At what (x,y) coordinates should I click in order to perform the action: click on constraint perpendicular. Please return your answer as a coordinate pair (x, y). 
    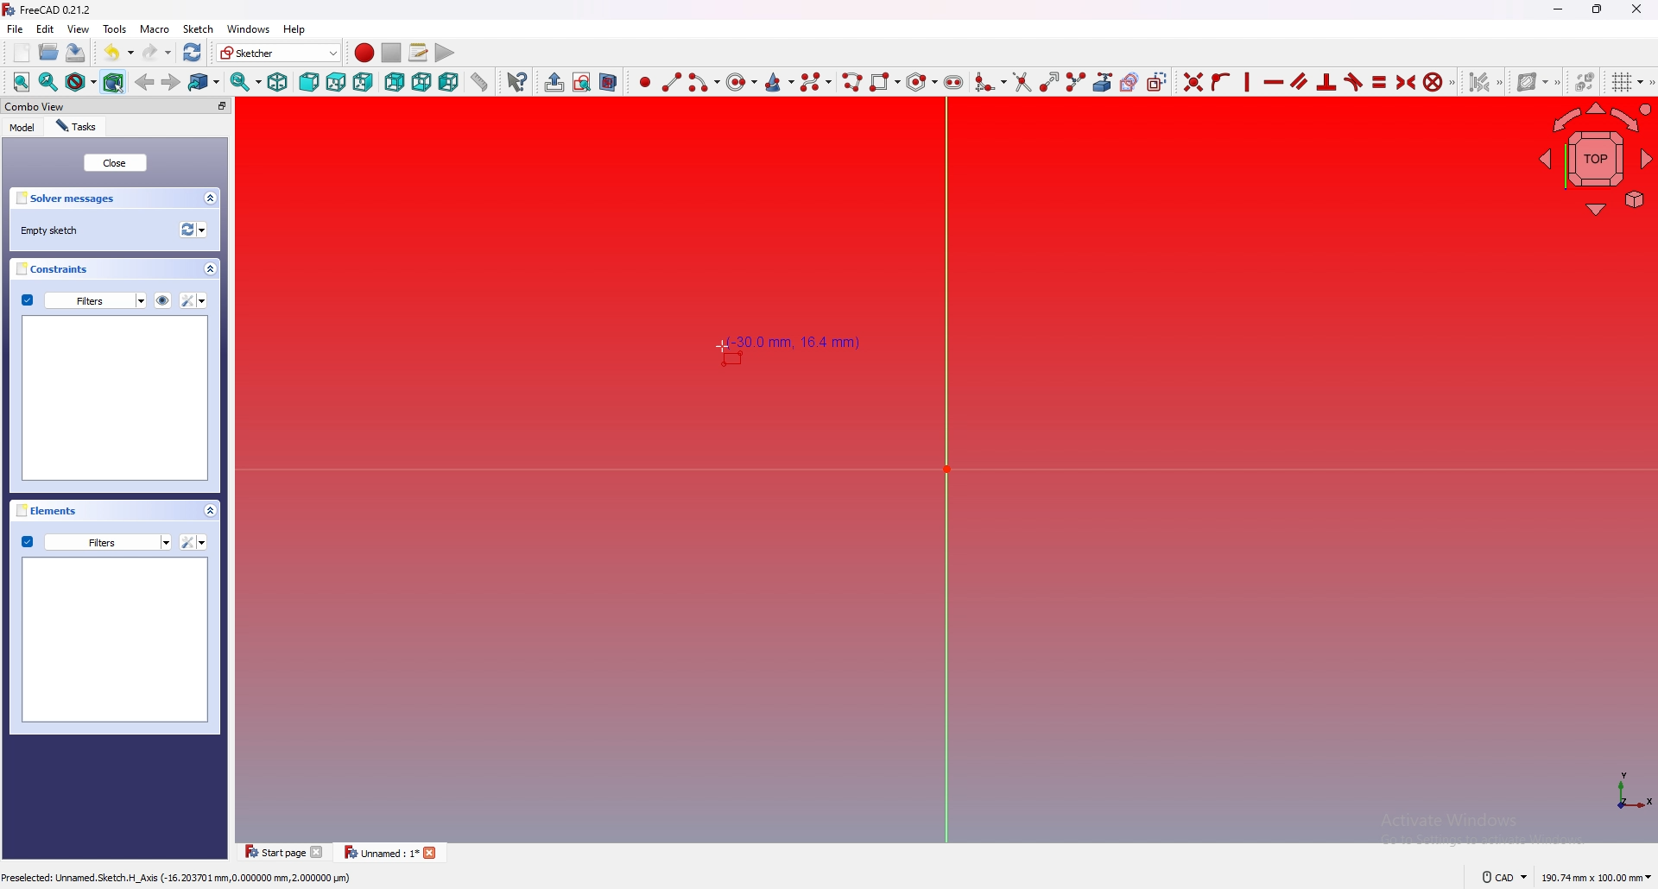
    Looking at the image, I should click on (1326, 81).